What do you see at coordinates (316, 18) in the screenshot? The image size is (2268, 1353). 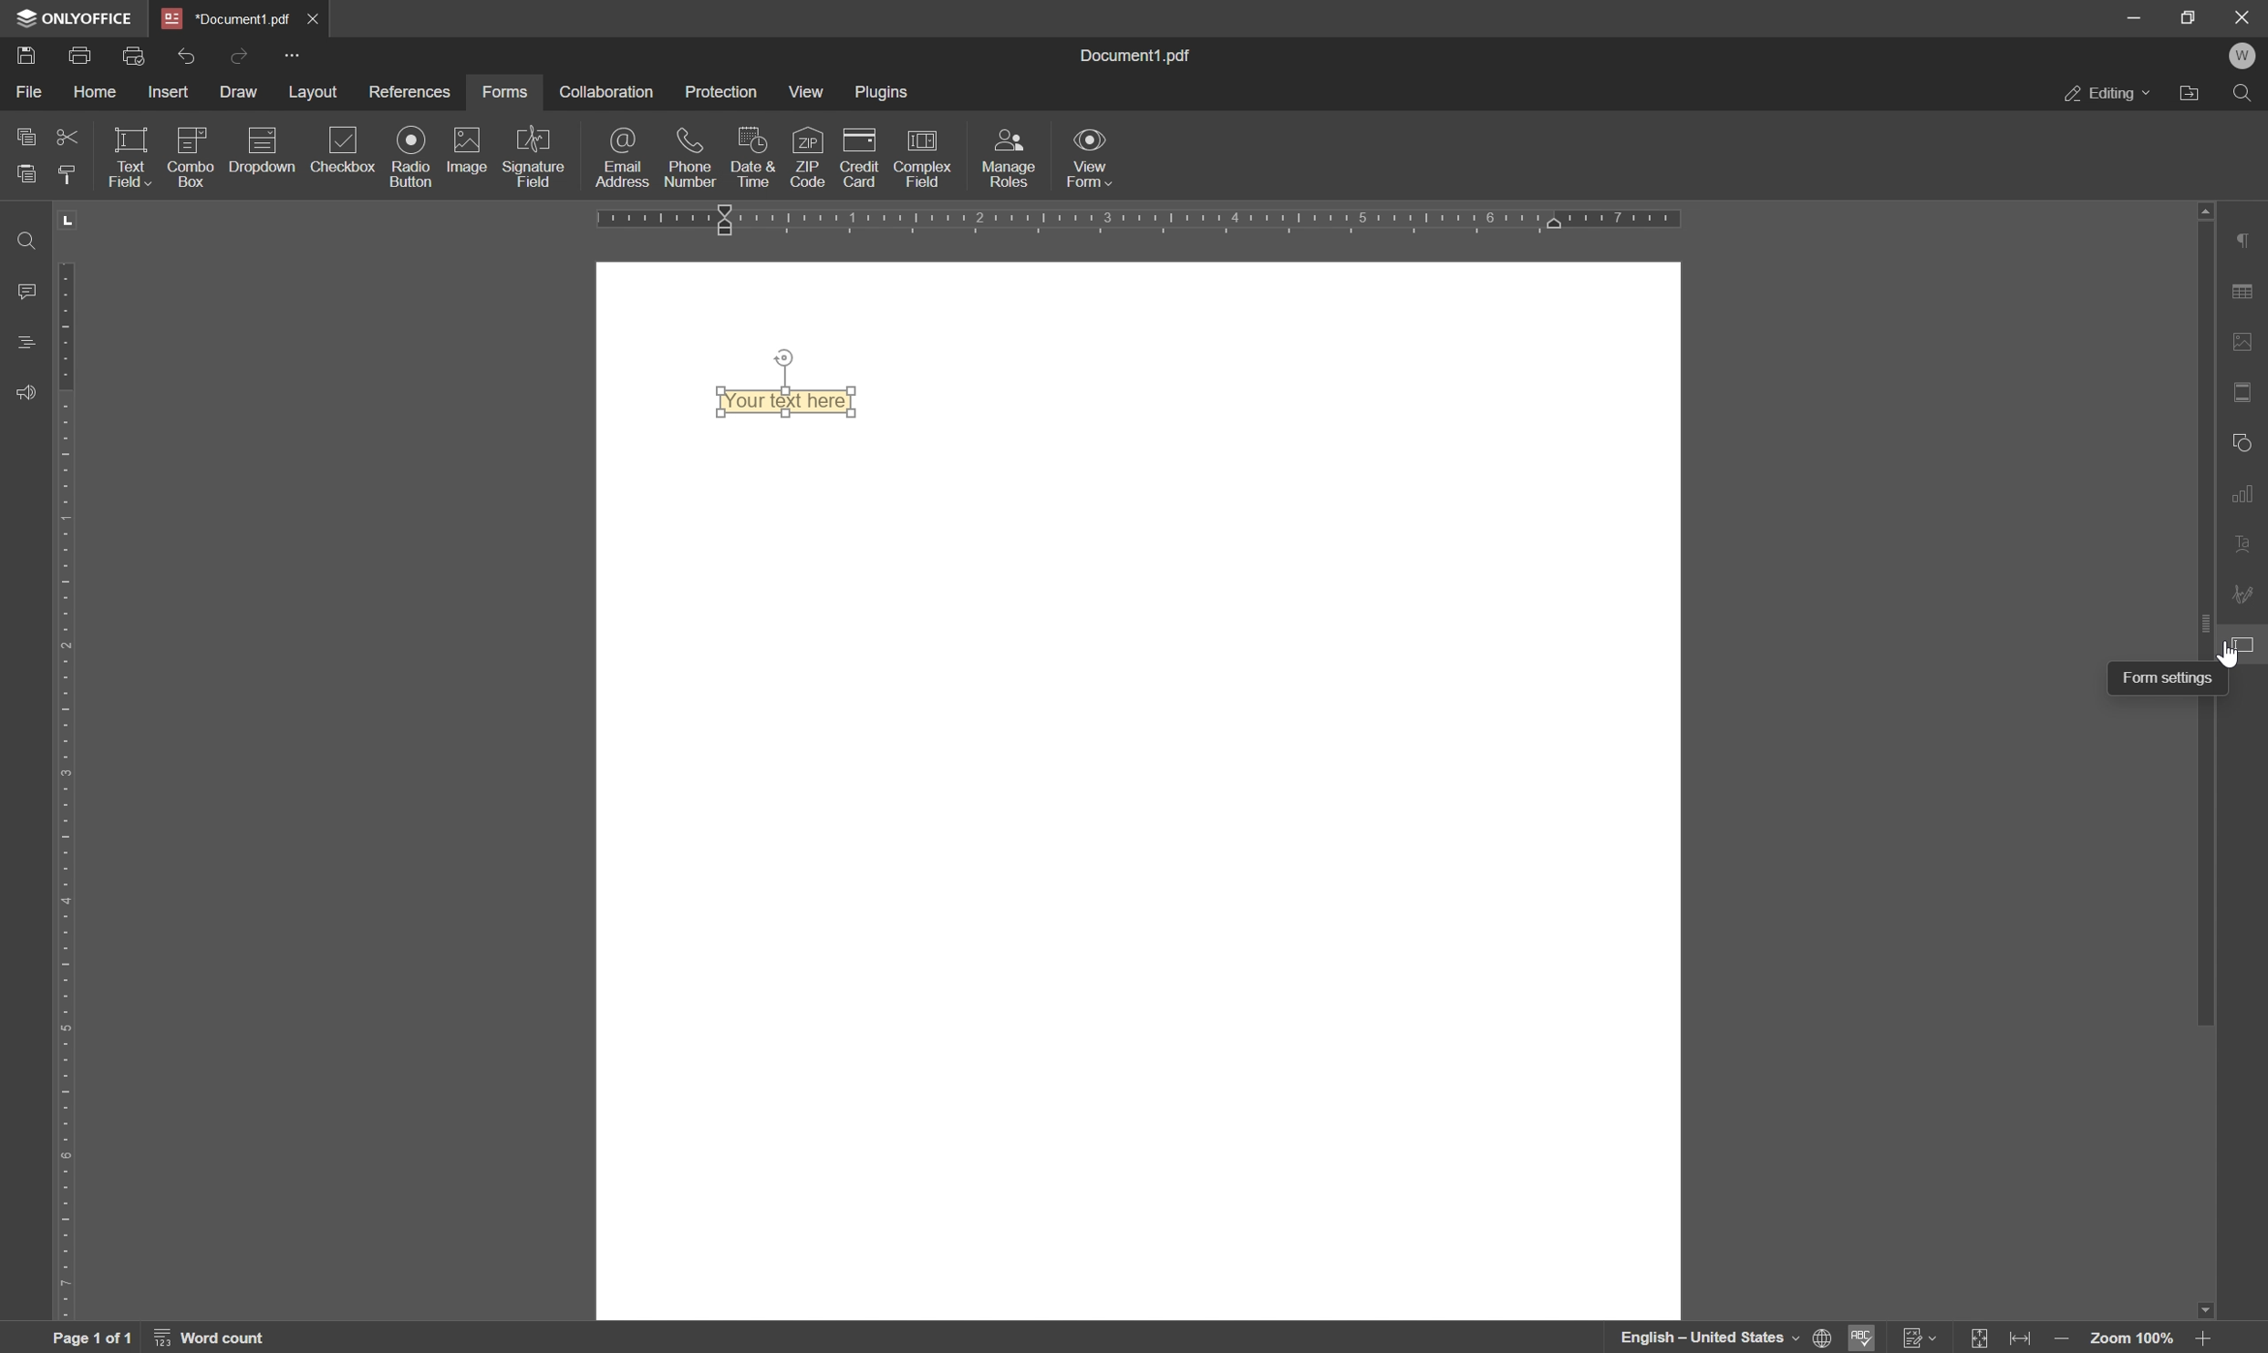 I see `*Document1.pdf` at bounding box center [316, 18].